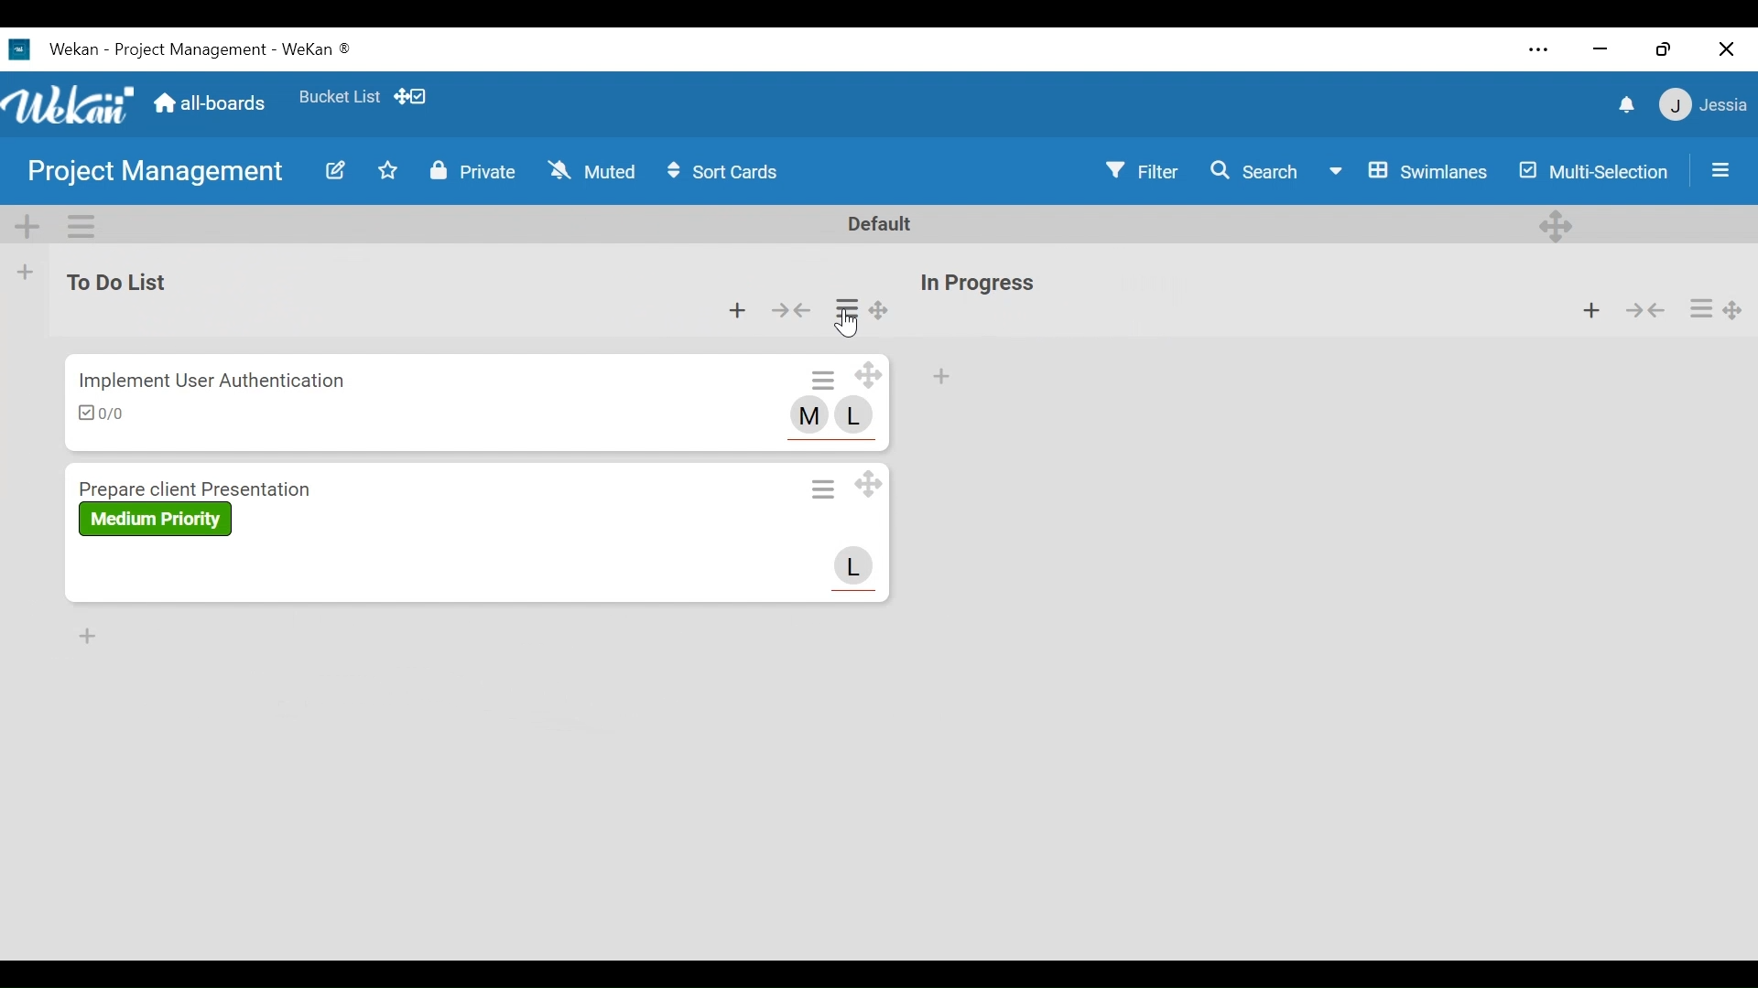 Image resolution: width=1758 pixels, height=988 pixels. What do you see at coordinates (23, 273) in the screenshot?
I see `add list` at bounding box center [23, 273].